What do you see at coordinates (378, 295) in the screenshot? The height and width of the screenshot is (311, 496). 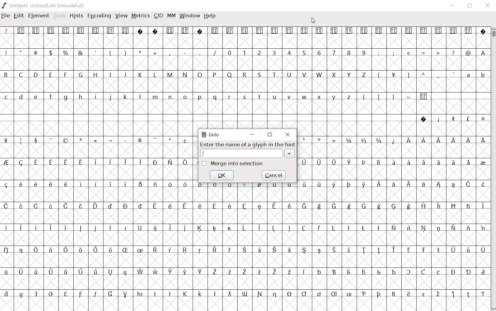 I see `Symbol` at bounding box center [378, 295].